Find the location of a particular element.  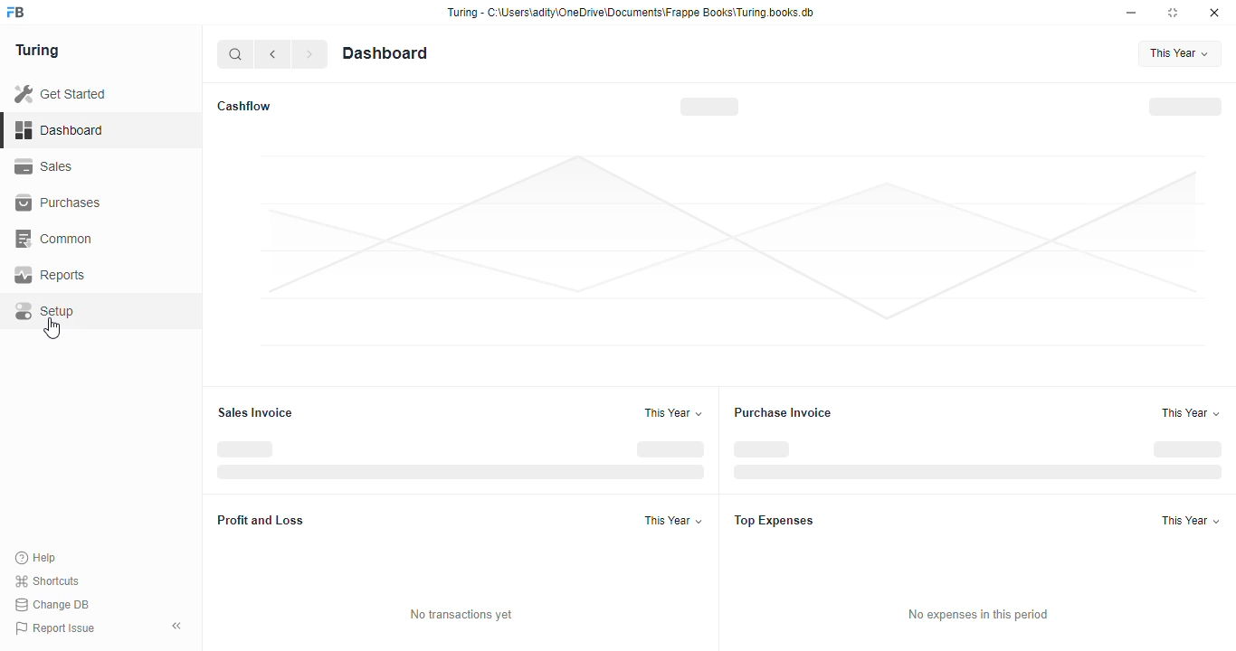

No expenses in this period is located at coordinates (981, 617).